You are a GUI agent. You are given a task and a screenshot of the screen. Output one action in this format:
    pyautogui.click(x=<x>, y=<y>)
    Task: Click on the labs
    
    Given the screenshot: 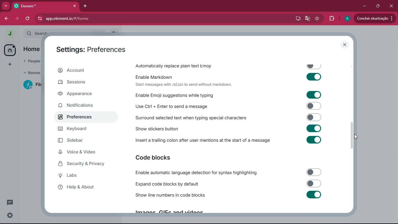 What is the action you would take?
    pyautogui.click(x=84, y=176)
    